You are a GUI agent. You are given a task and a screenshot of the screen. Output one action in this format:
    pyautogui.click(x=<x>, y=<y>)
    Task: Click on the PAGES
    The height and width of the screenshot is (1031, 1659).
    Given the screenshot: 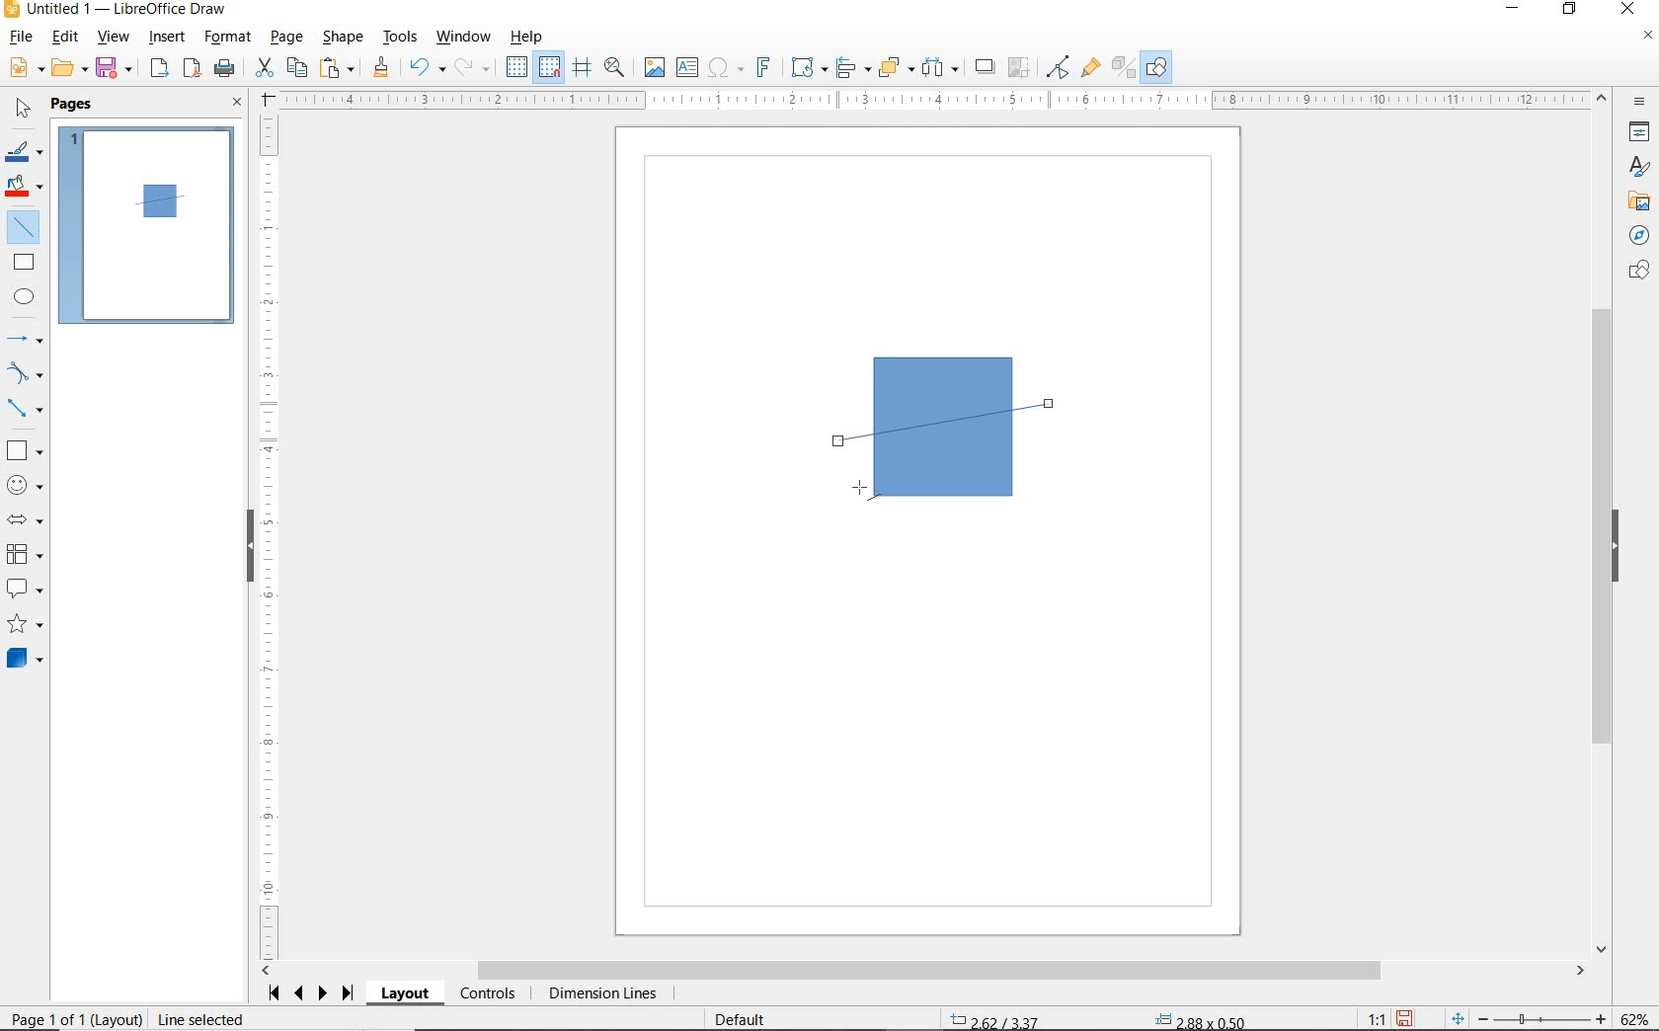 What is the action you would take?
    pyautogui.click(x=74, y=106)
    